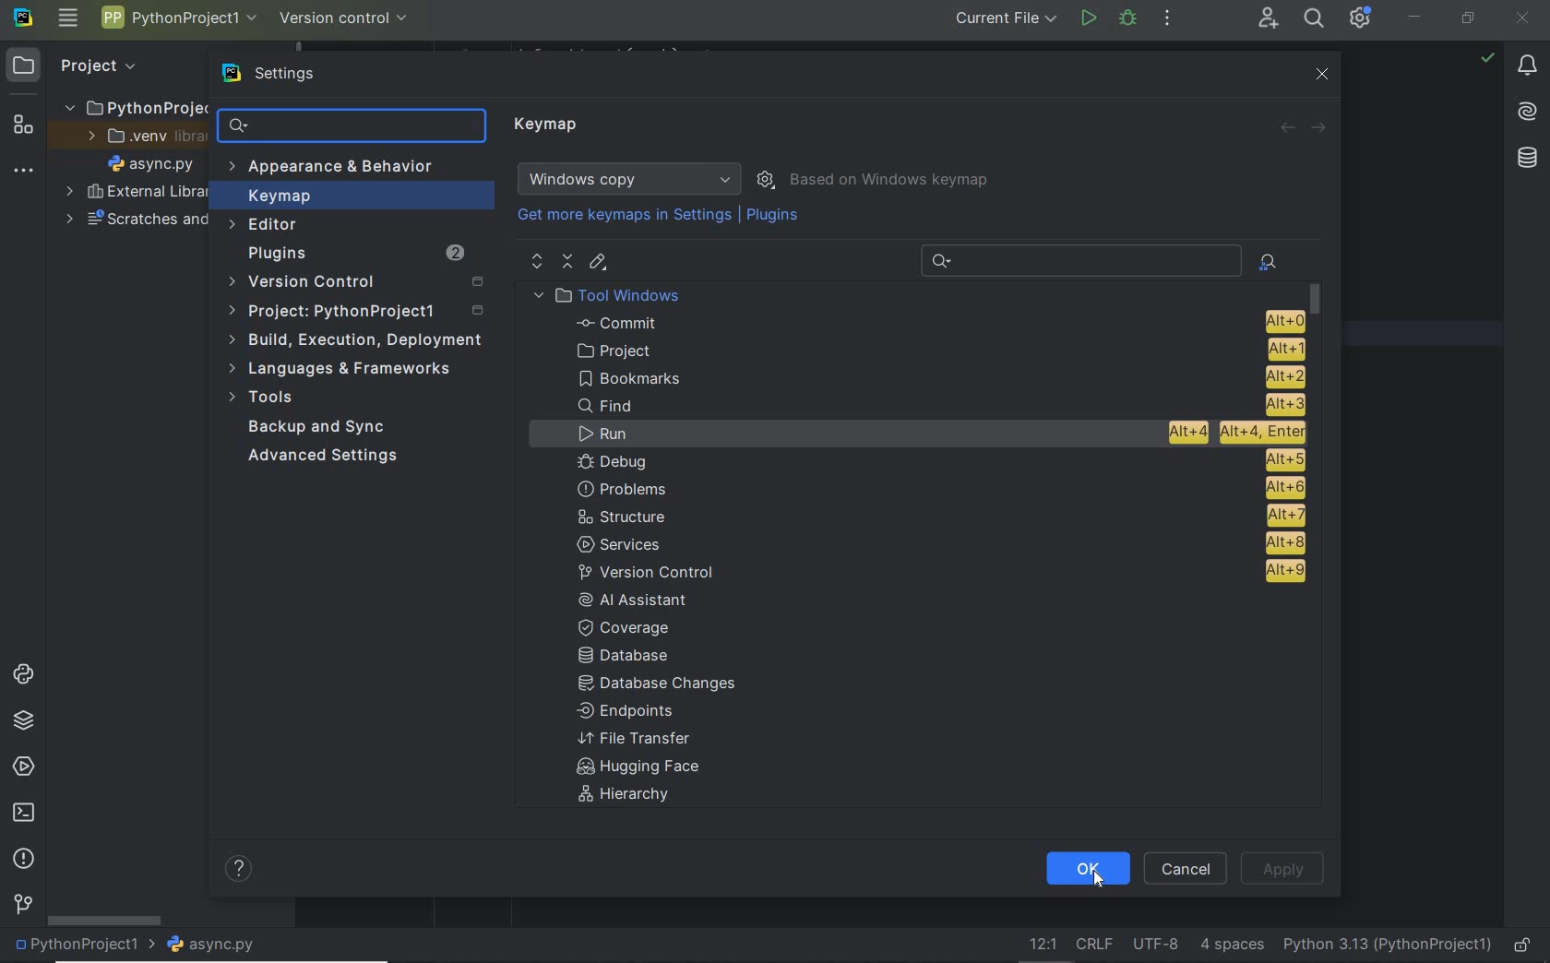 The width and height of the screenshot is (1550, 963). What do you see at coordinates (567, 262) in the screenshot?
I see `collapse all` at bounding box center [567, 262].